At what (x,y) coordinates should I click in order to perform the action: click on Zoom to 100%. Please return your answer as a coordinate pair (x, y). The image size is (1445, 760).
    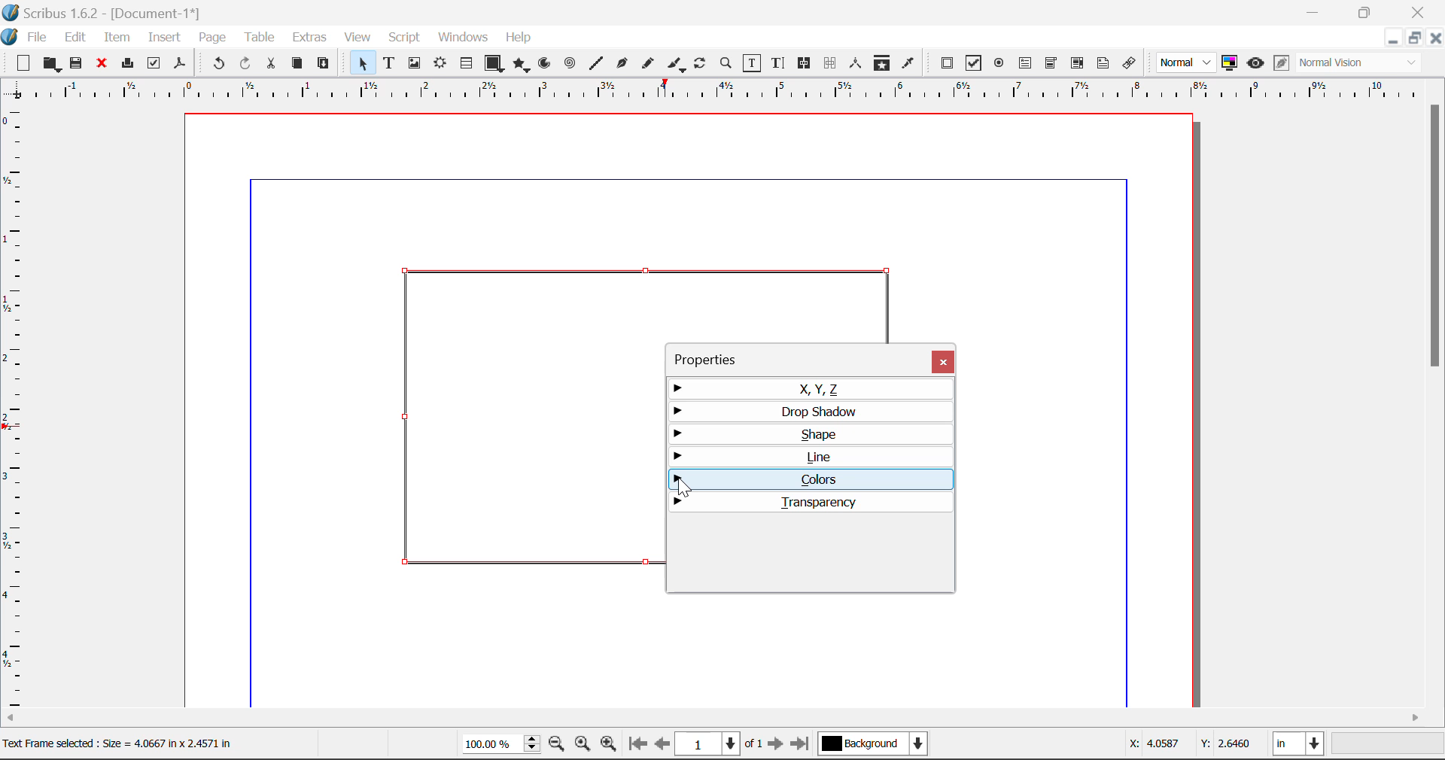
    Looking at the image, I should click on (583, 746).